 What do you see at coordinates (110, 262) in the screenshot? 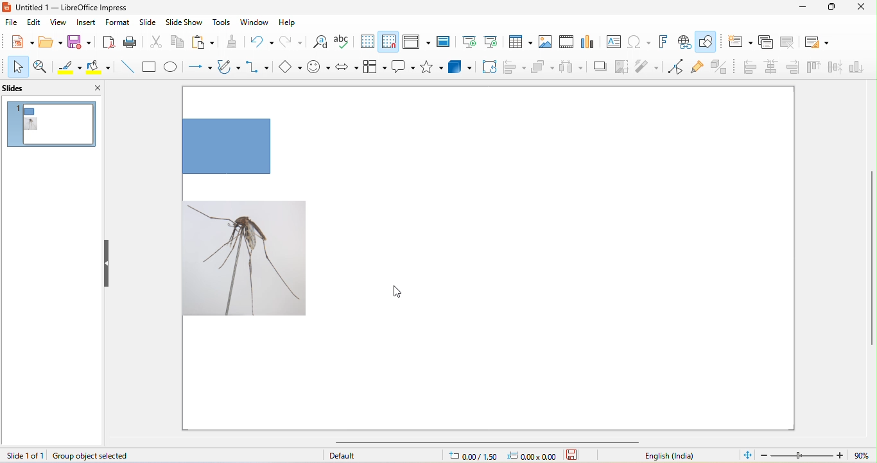
I see `hide` at bounding box center [110, 262].